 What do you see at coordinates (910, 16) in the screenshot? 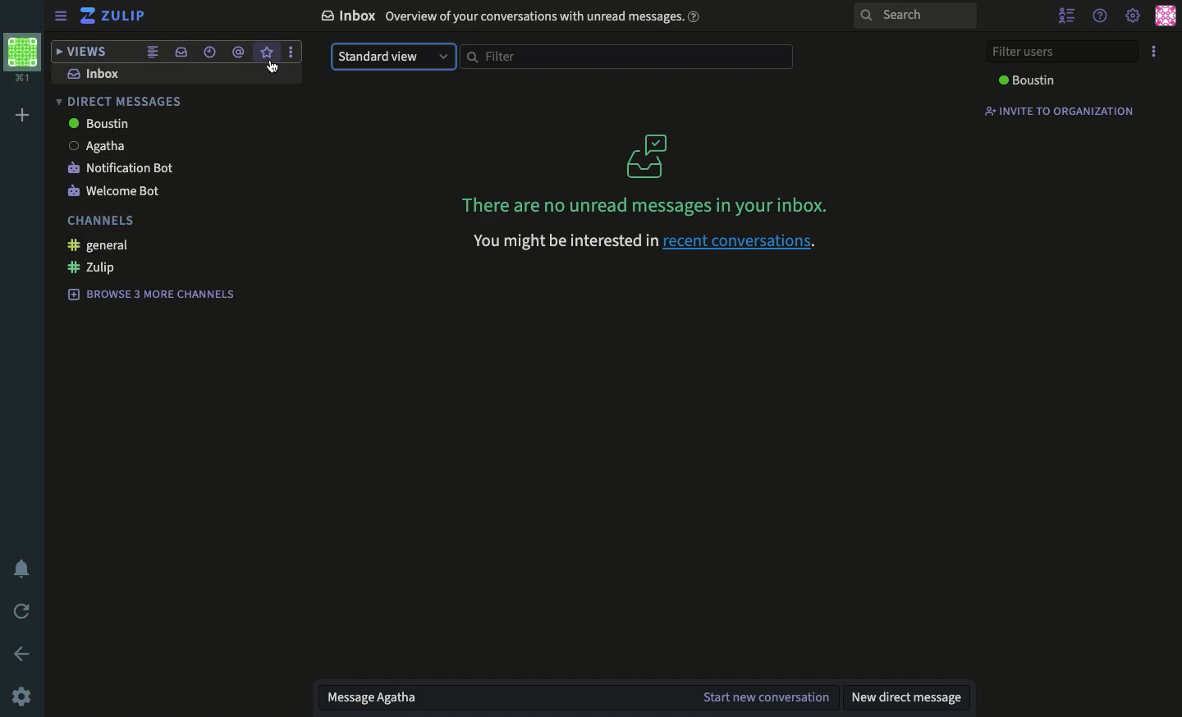
I see `search` at bounding box center [910, 16].